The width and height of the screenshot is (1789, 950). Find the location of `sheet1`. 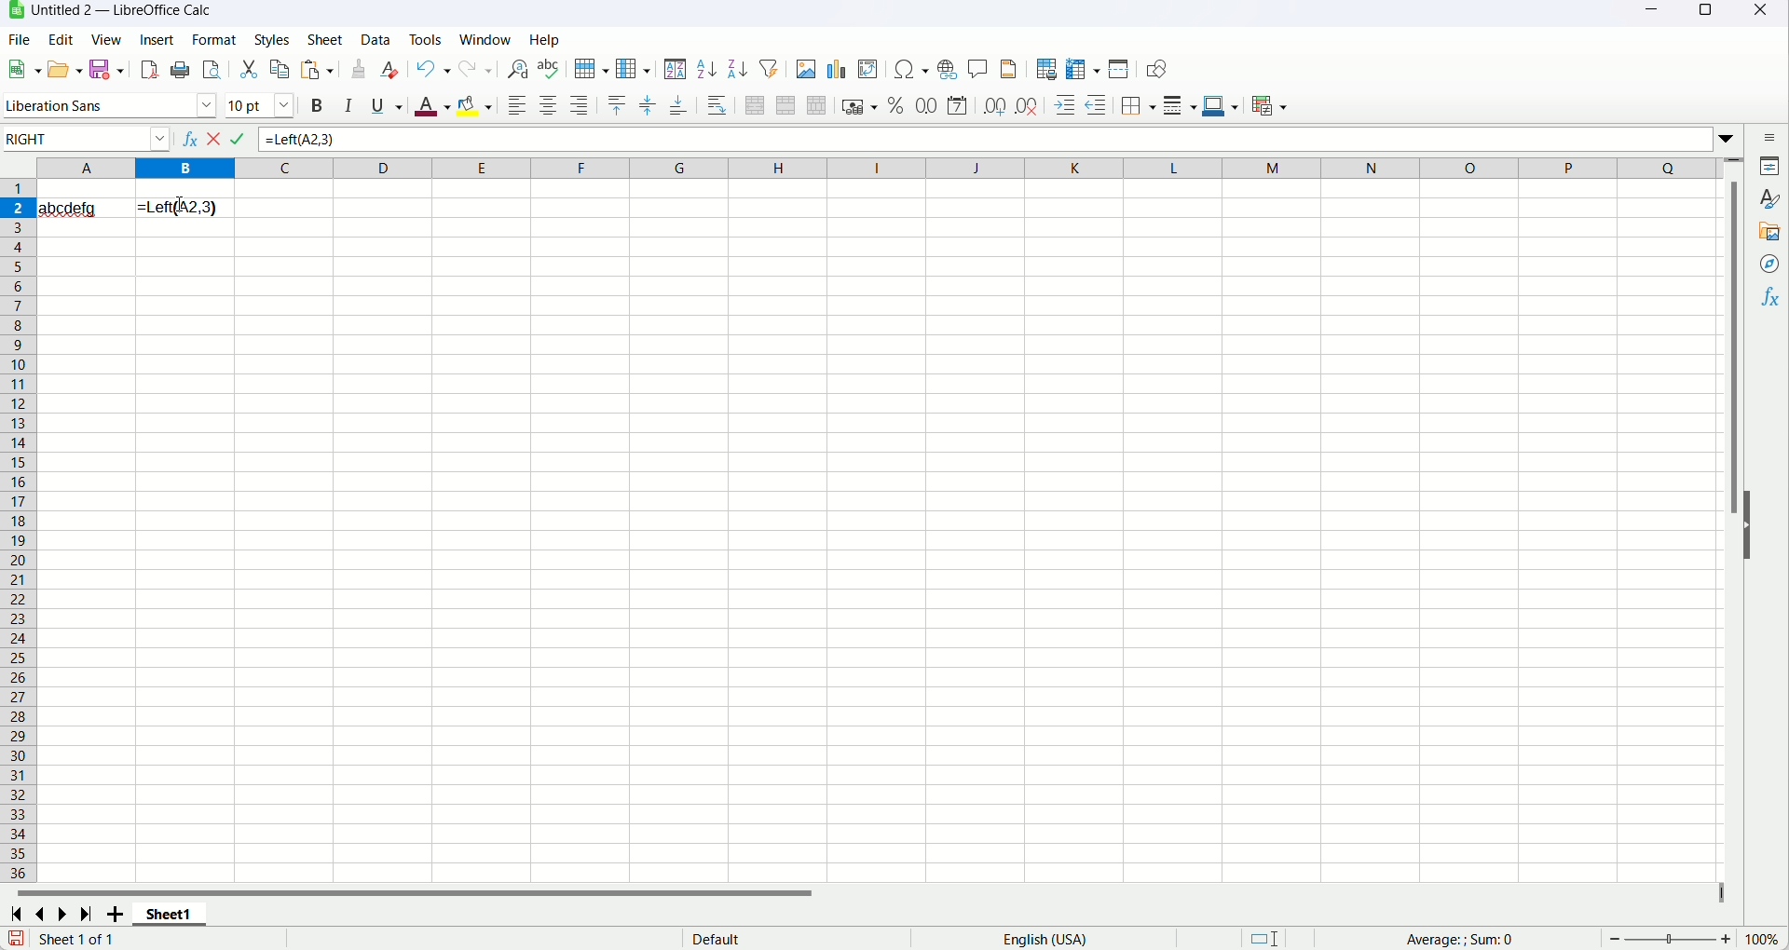

sheet1 is located at coordinates (166, 916).